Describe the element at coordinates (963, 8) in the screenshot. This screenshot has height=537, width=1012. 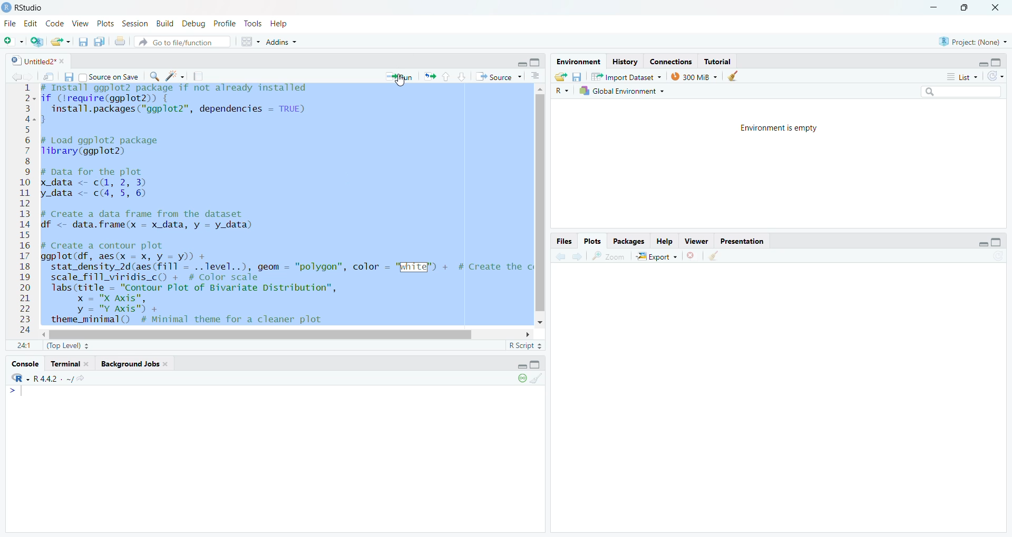
I see `maximize` at that location.